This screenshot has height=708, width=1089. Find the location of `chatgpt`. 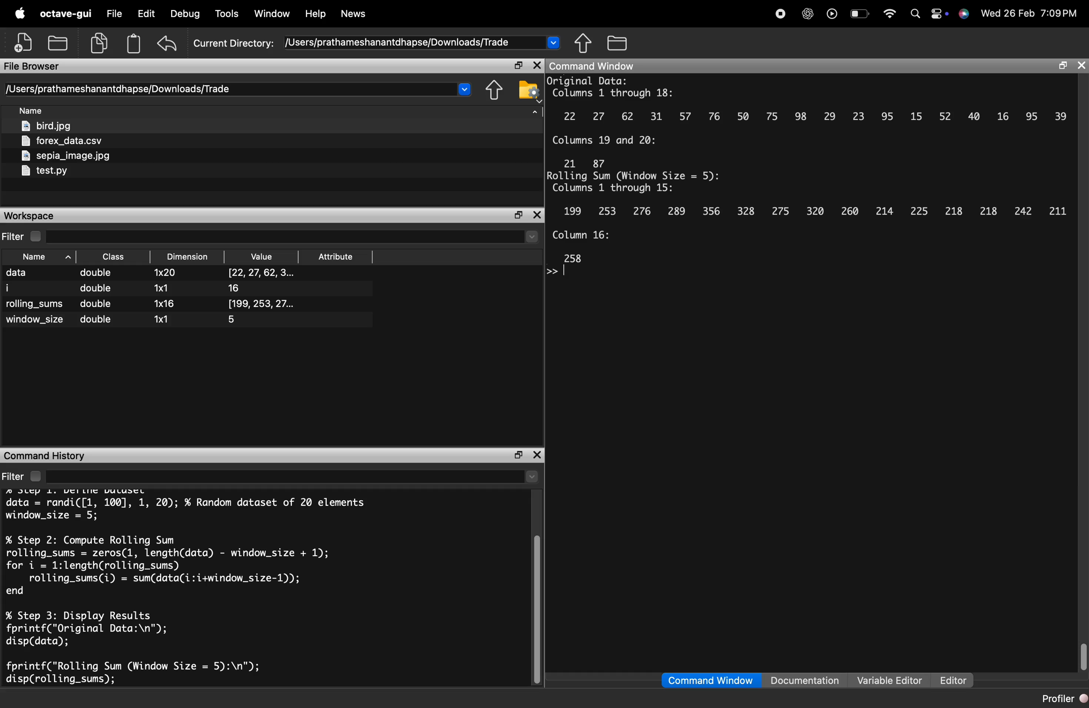

chatgpt is located at coordinates (807, 15).